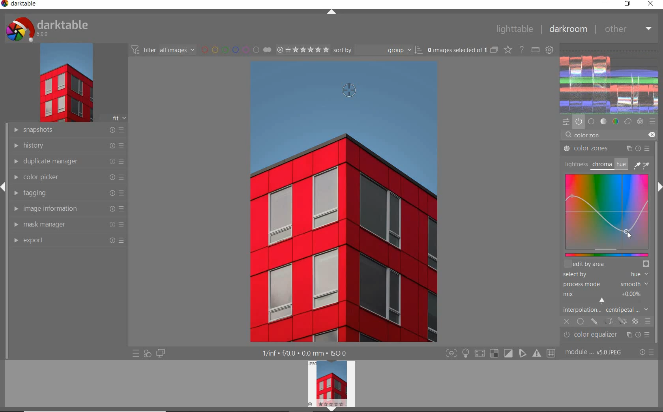 Image resolution: width=663 pixels, height=412 pixels. What do you see at coordinates (607, 149) in the screenshot?
I see `COLOR ZONES` at bounding box center [607, 149].